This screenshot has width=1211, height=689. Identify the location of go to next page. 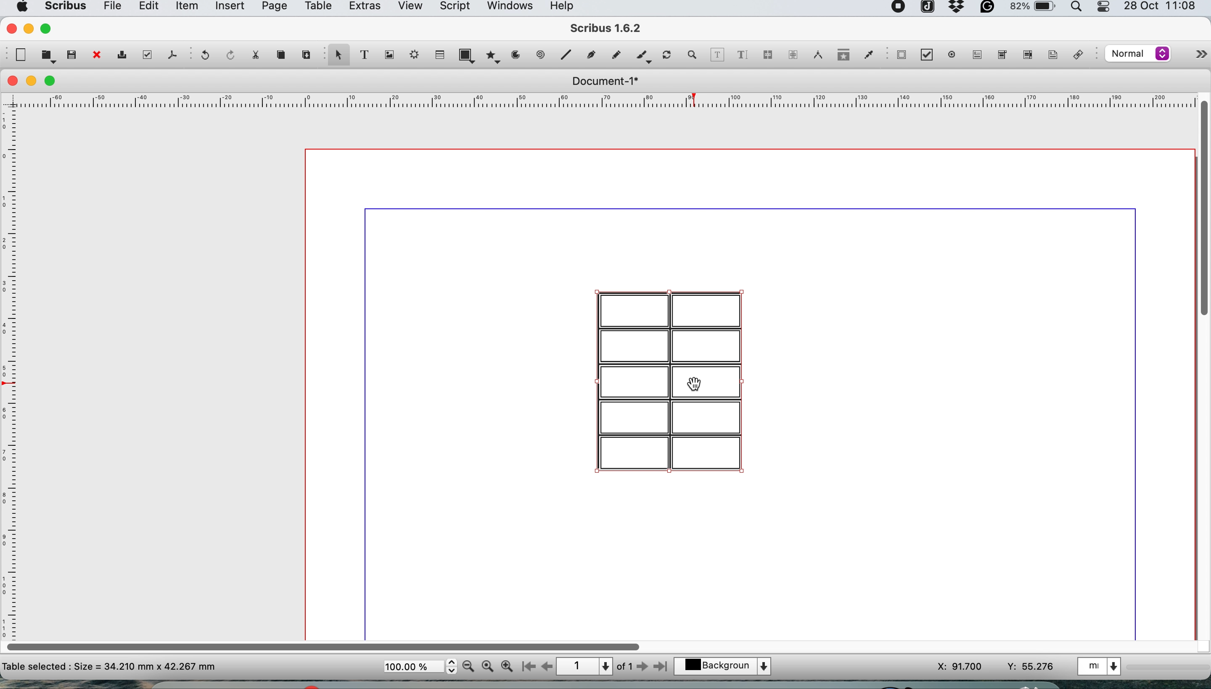
(642, 667).